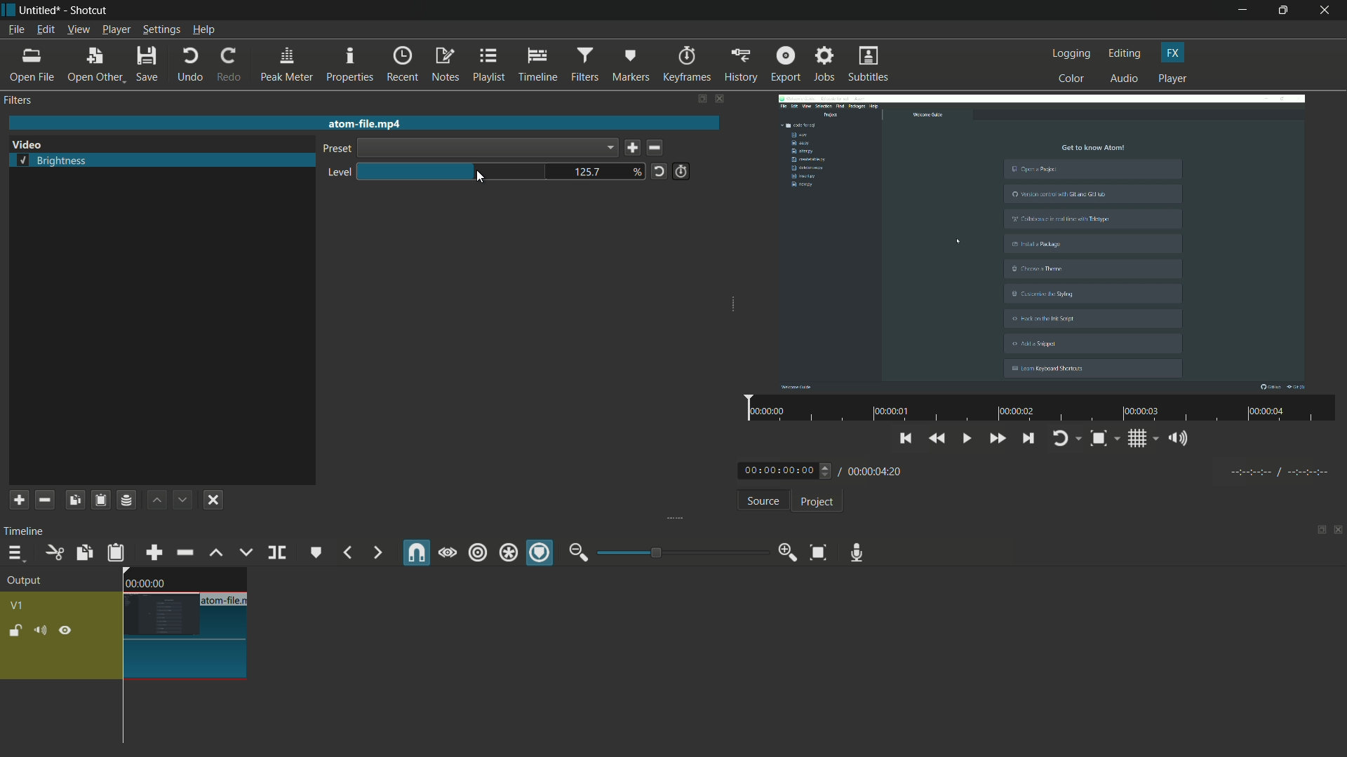 The image size is (1347, 757). What do you see at coordinates (824, 64) in the screenshot?
I see `jobs` at bounding box center [824, 64].